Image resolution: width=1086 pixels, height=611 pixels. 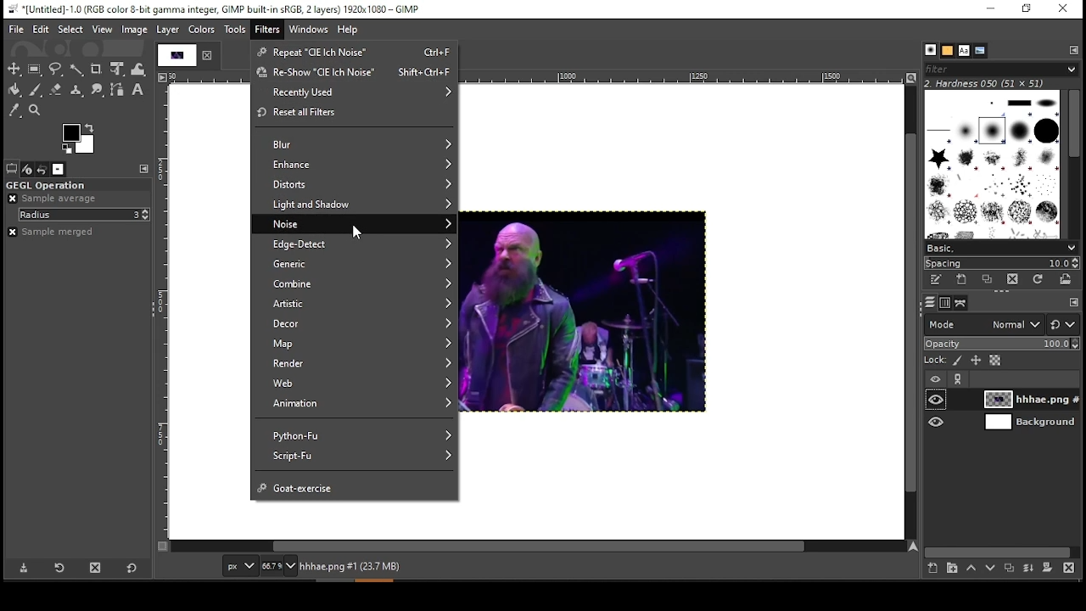 I want to click on blur, so click(x=353, y=143).